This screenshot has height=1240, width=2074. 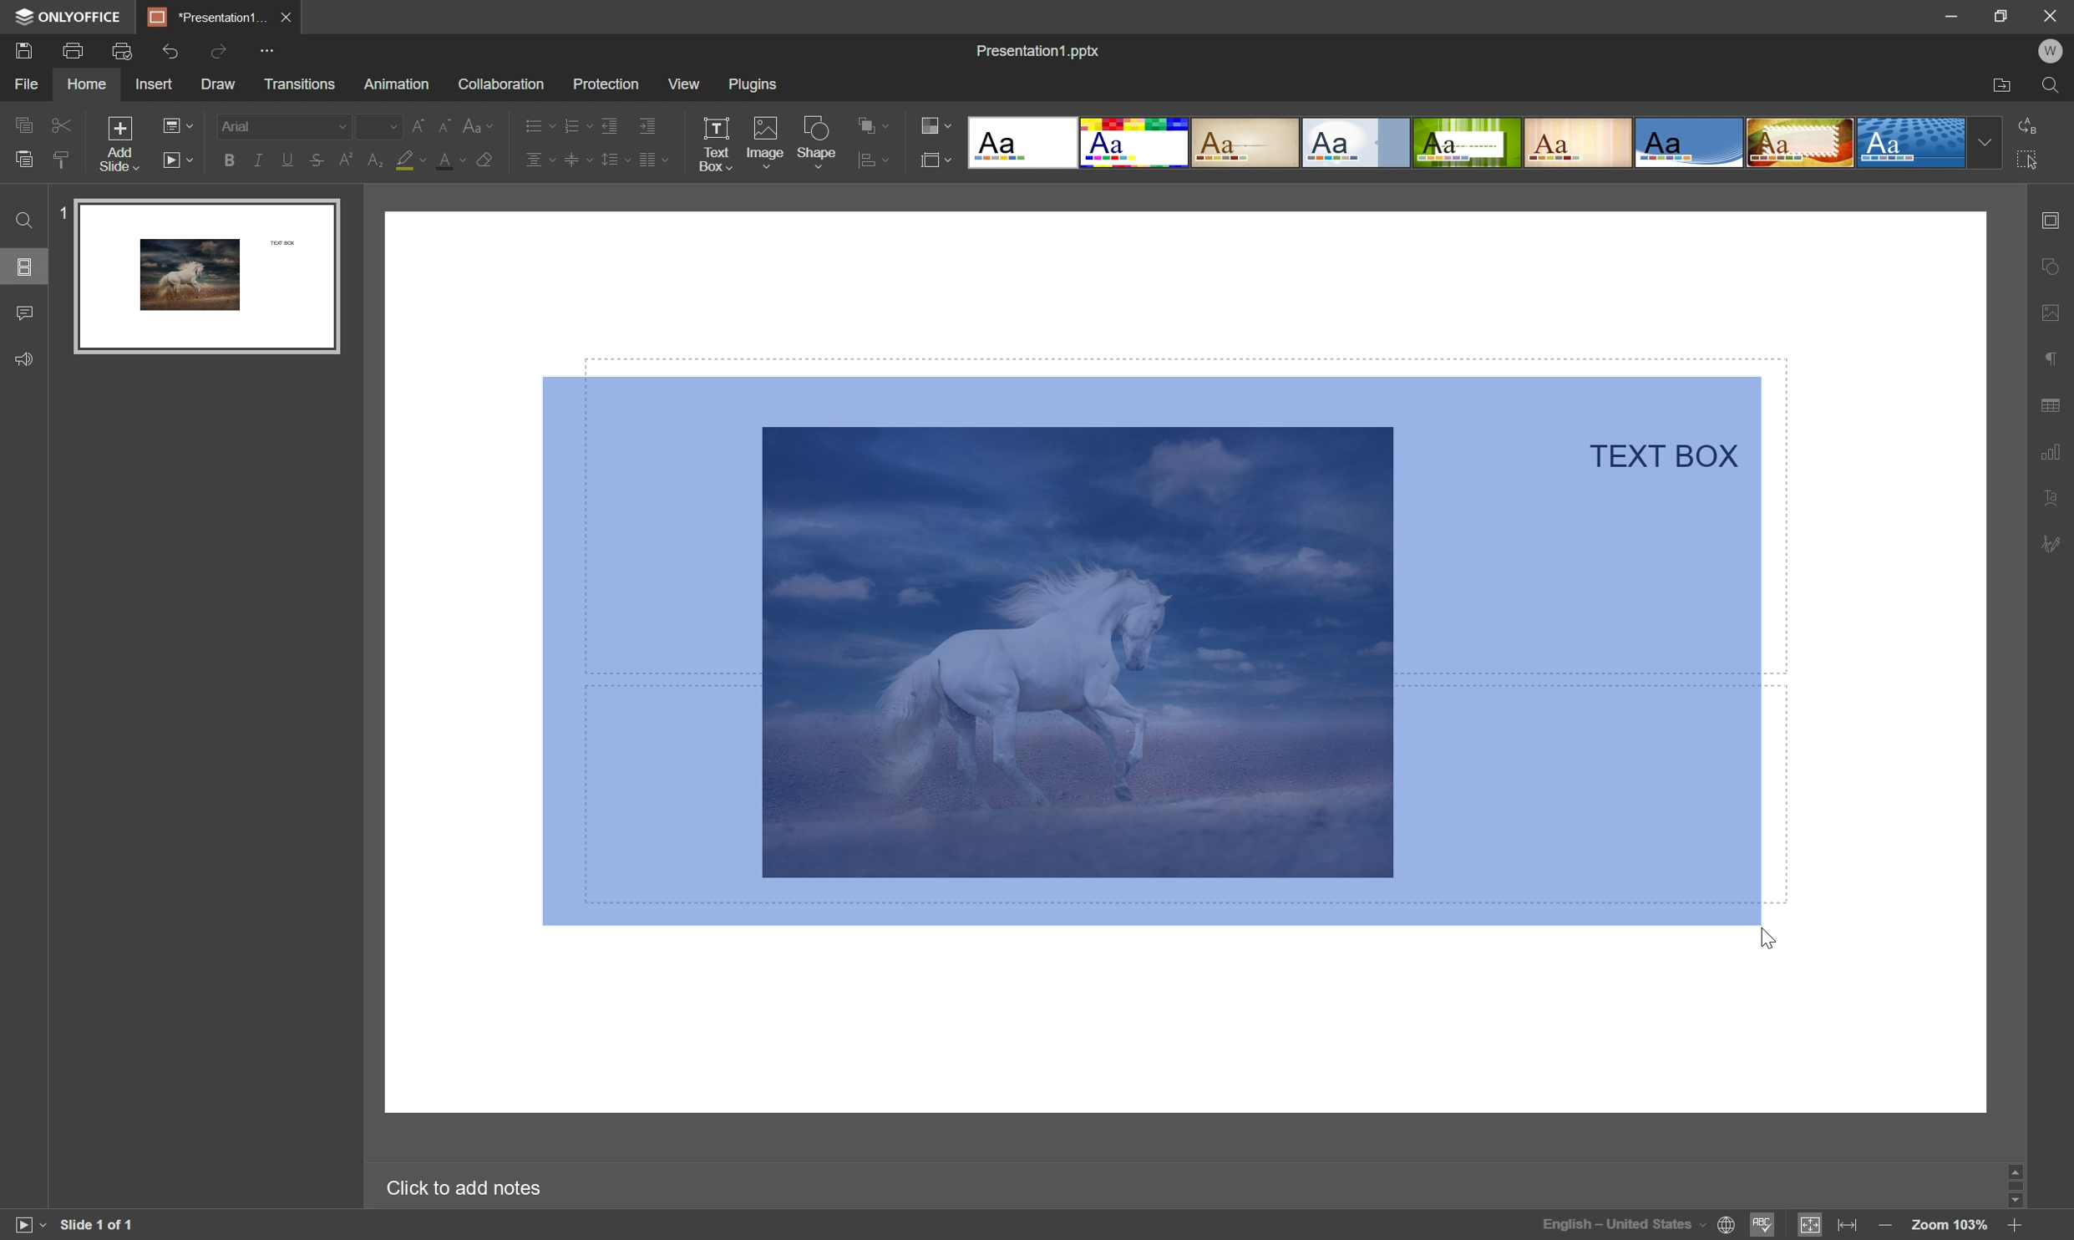 What do you see at coordinates (23, 49) in the screenshot?
I see `save` at bounding box center [23, 49].